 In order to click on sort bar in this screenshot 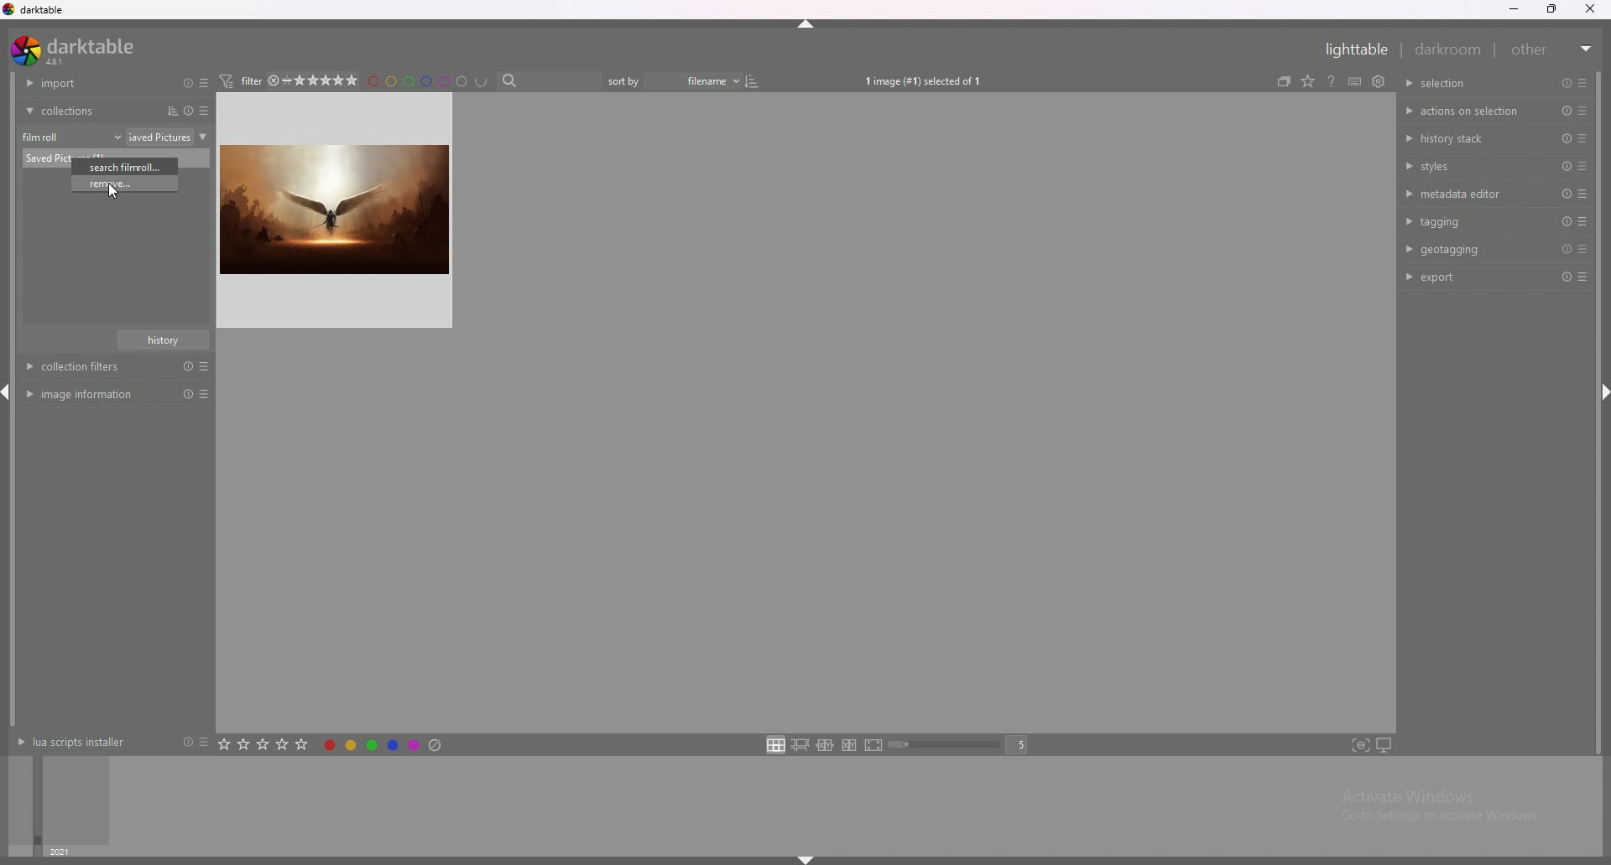, I will do `click(629, 81)`.